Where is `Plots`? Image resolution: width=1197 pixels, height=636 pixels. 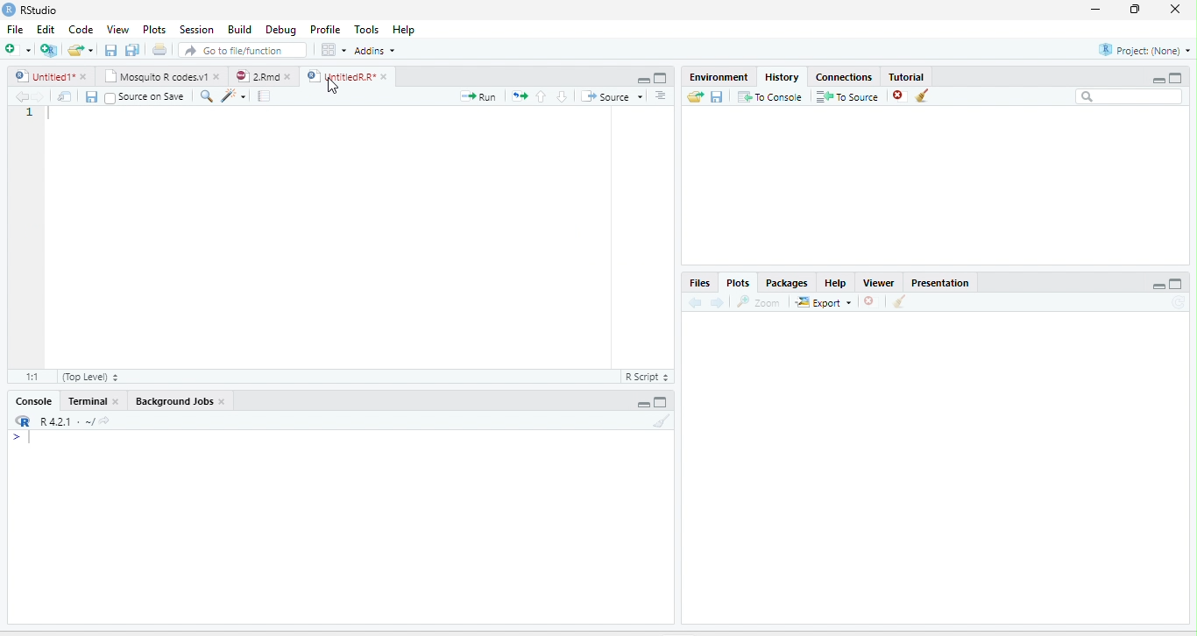 Plots is located at coordinates (154, 29).